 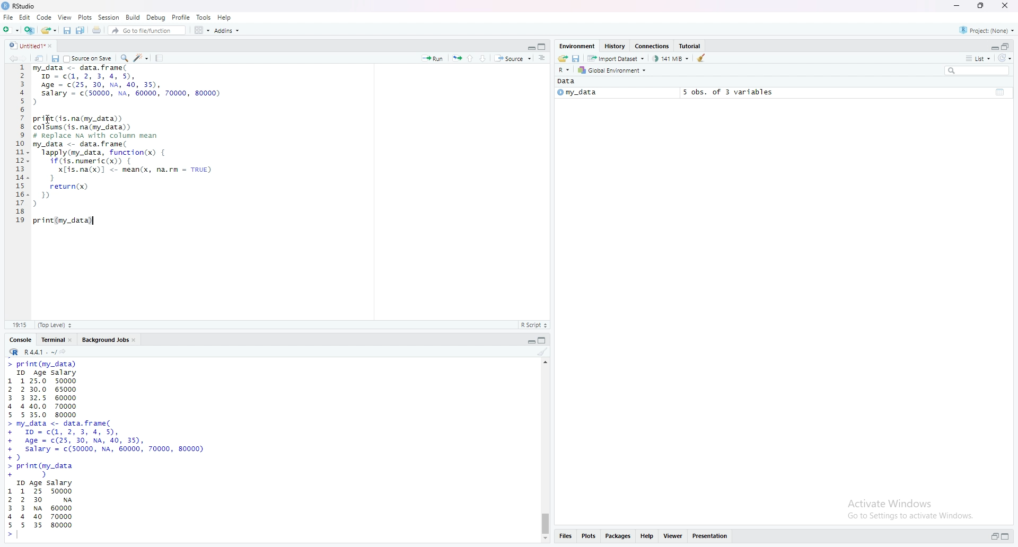 What do you see at coordinates (55, 59) in the screenshot?
I see `save current document` at bounding box center [55, 59].